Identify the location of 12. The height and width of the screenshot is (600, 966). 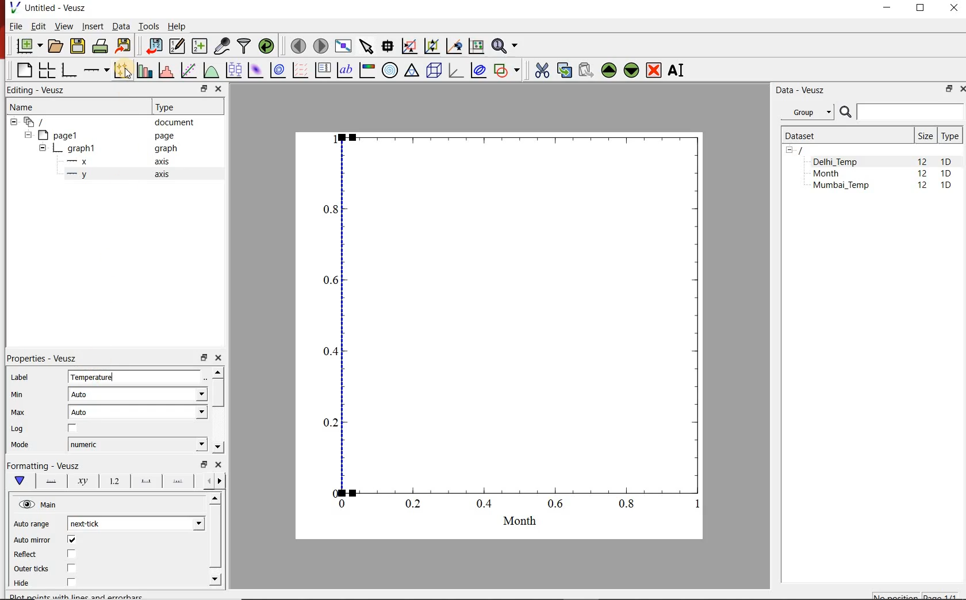
(922, 175).